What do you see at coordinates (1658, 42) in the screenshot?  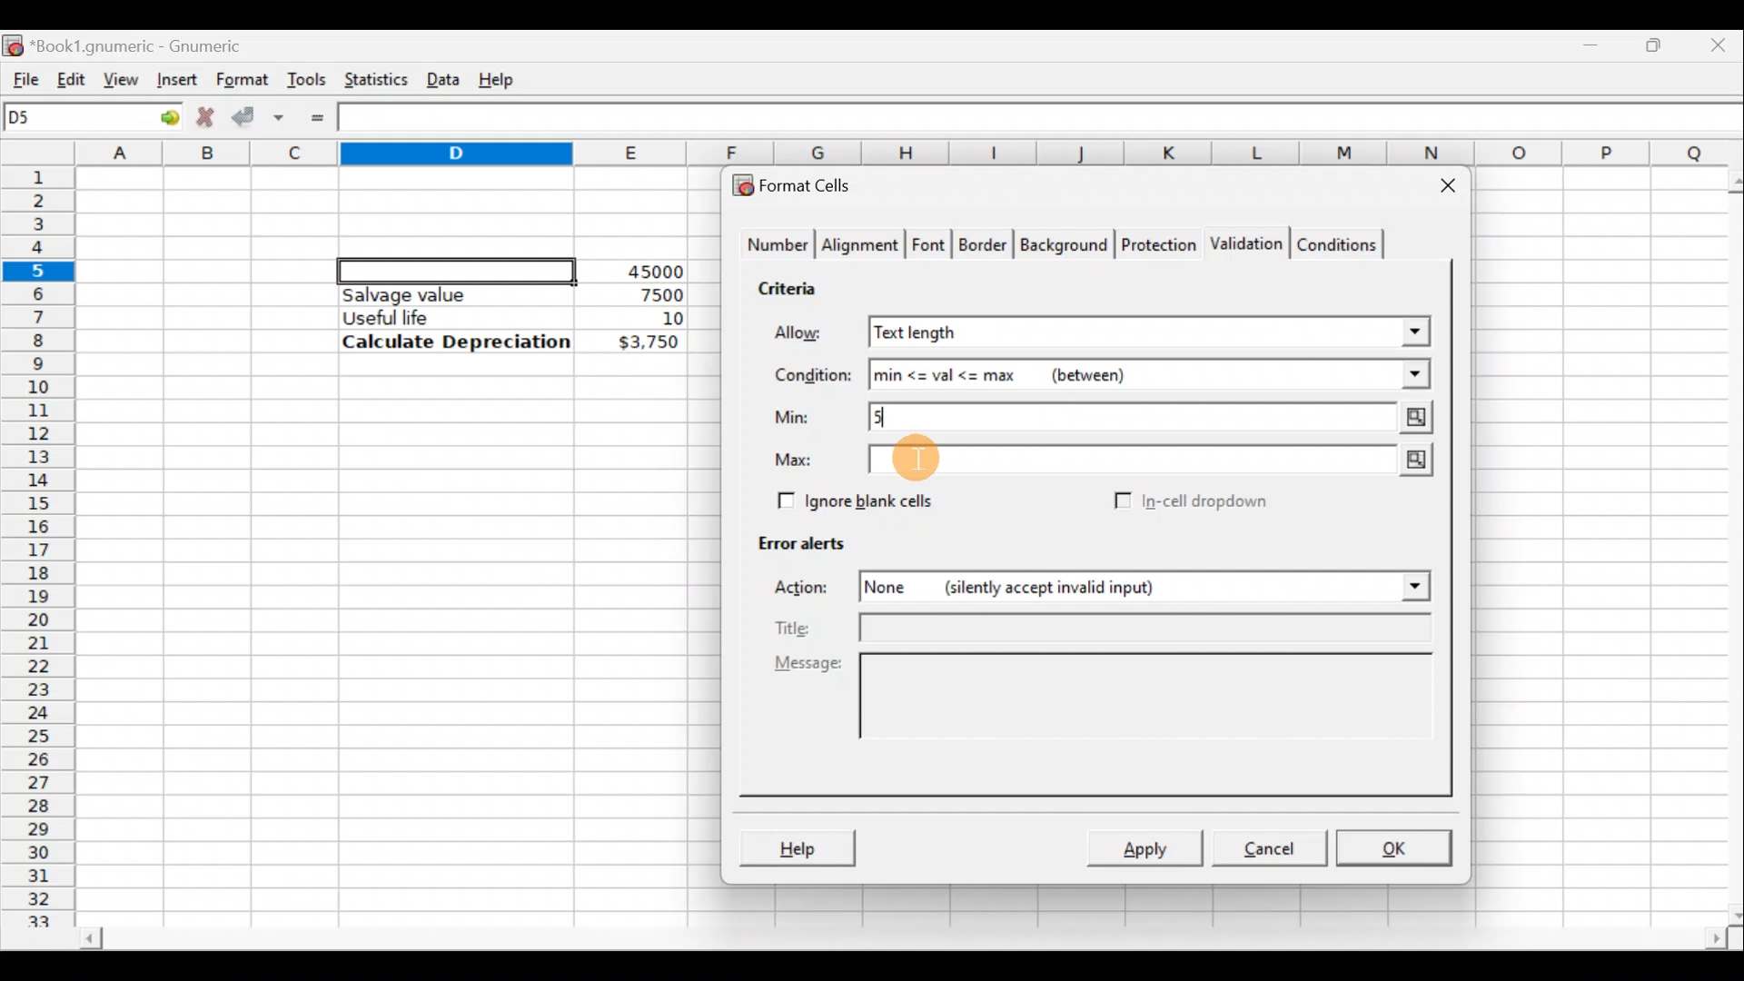 I see `Maximize` at bounding box center [1658, 42].